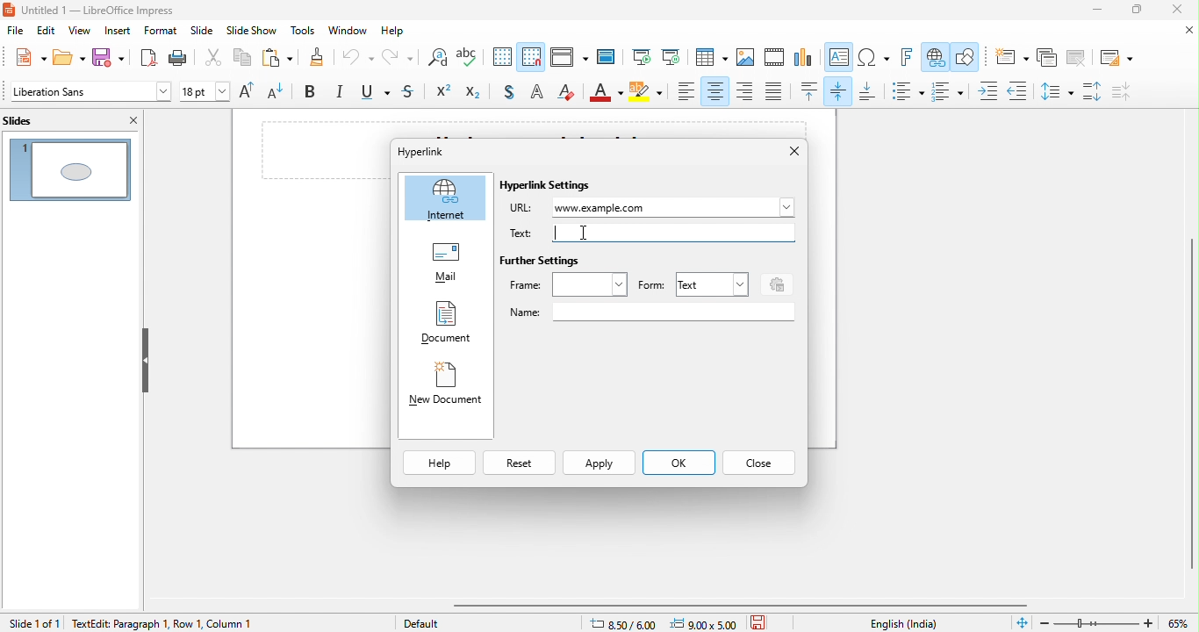  Describe the element at coordinates (588, 232) in the screenshot. I see `cursor movement` at that location.